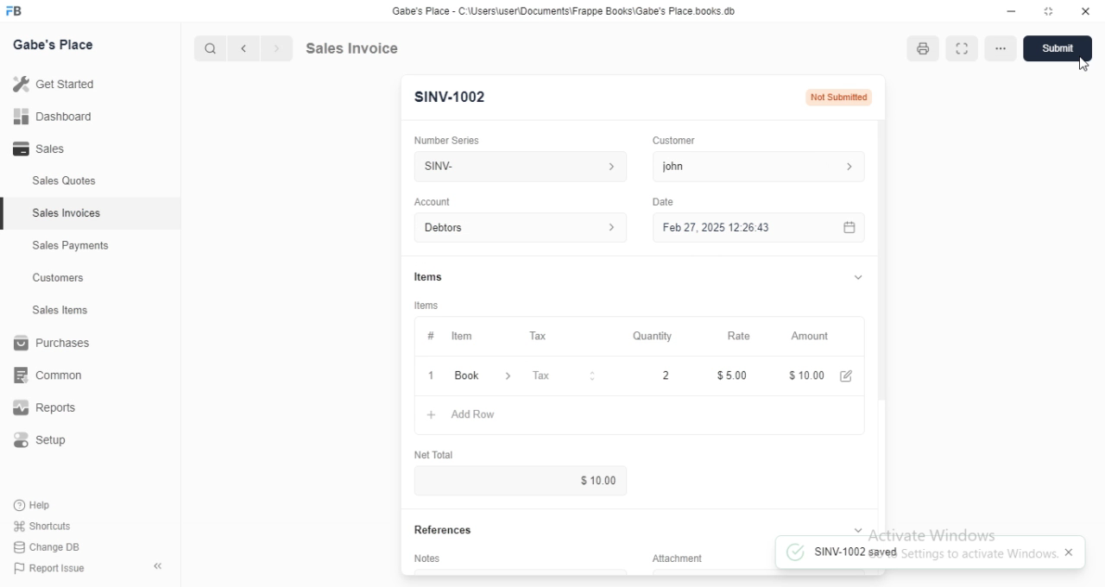  Describe the element at coordinates (51, 343) in the screenshot. I see `Purchases` at that location.